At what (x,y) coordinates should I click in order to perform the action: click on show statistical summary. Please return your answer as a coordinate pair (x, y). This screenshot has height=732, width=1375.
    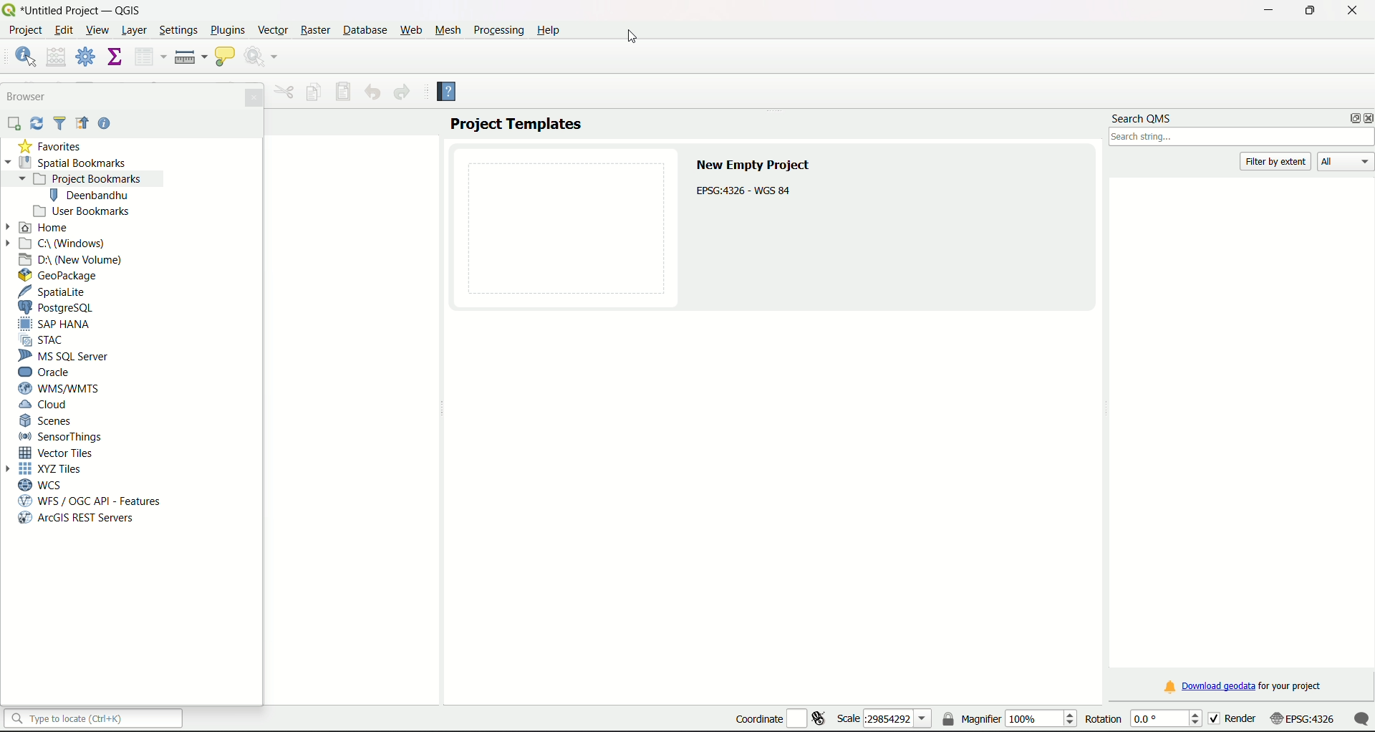
    Looking at the image, I should click on (113, 57).